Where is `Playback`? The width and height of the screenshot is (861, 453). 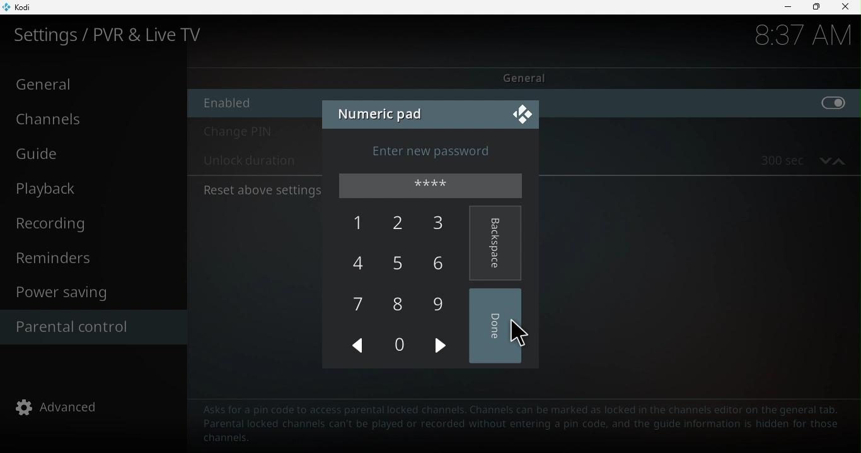
Playback is located at coordinates (87, 190).